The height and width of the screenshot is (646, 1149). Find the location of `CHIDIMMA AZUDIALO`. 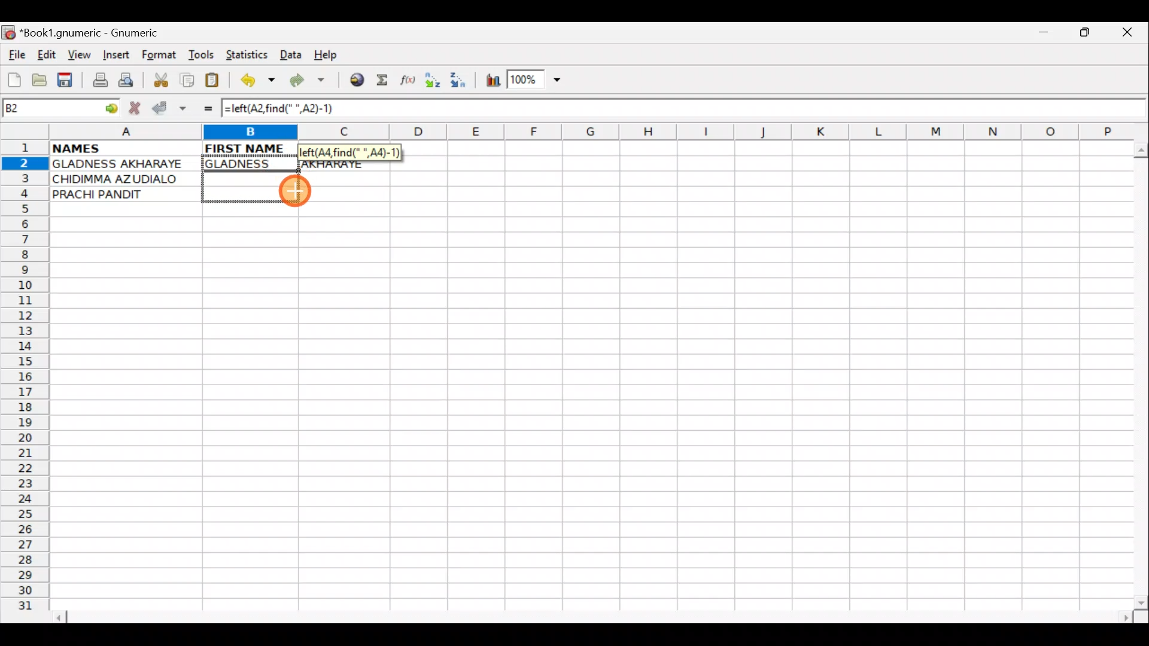

CHIDIMMA AZUDIALO is located at coordinates (120, 179).